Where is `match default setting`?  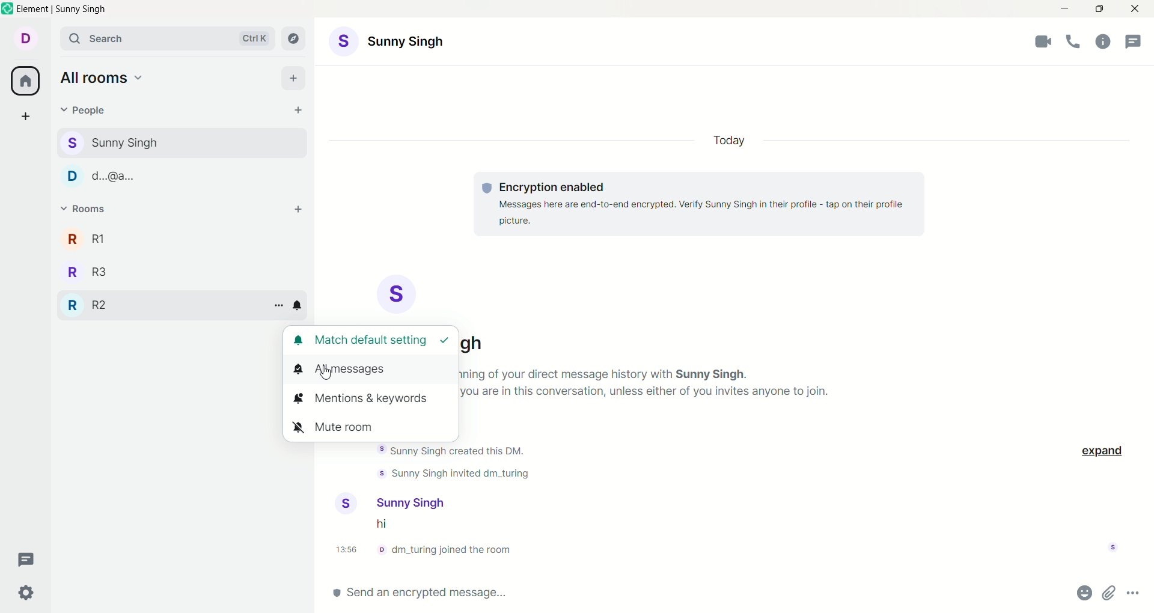
match default setting is located at coordinates (373, 341).